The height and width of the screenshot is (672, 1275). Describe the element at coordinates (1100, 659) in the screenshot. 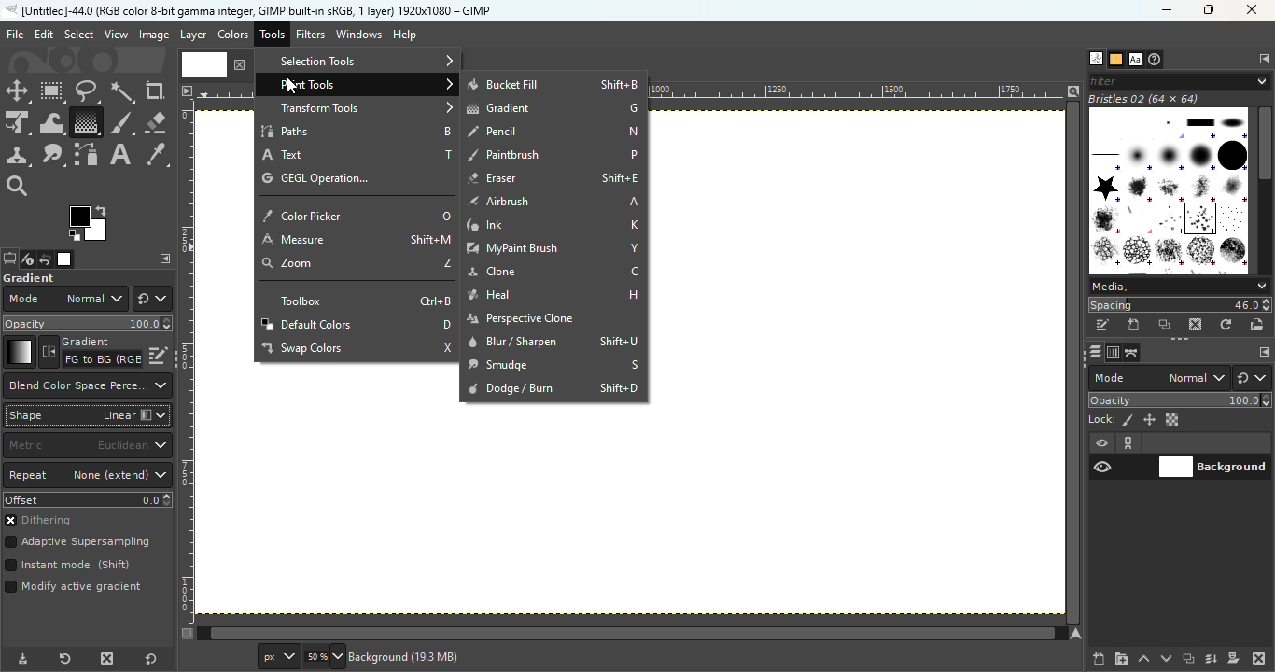

I see `Create a new layer and add it to the image` at that location.